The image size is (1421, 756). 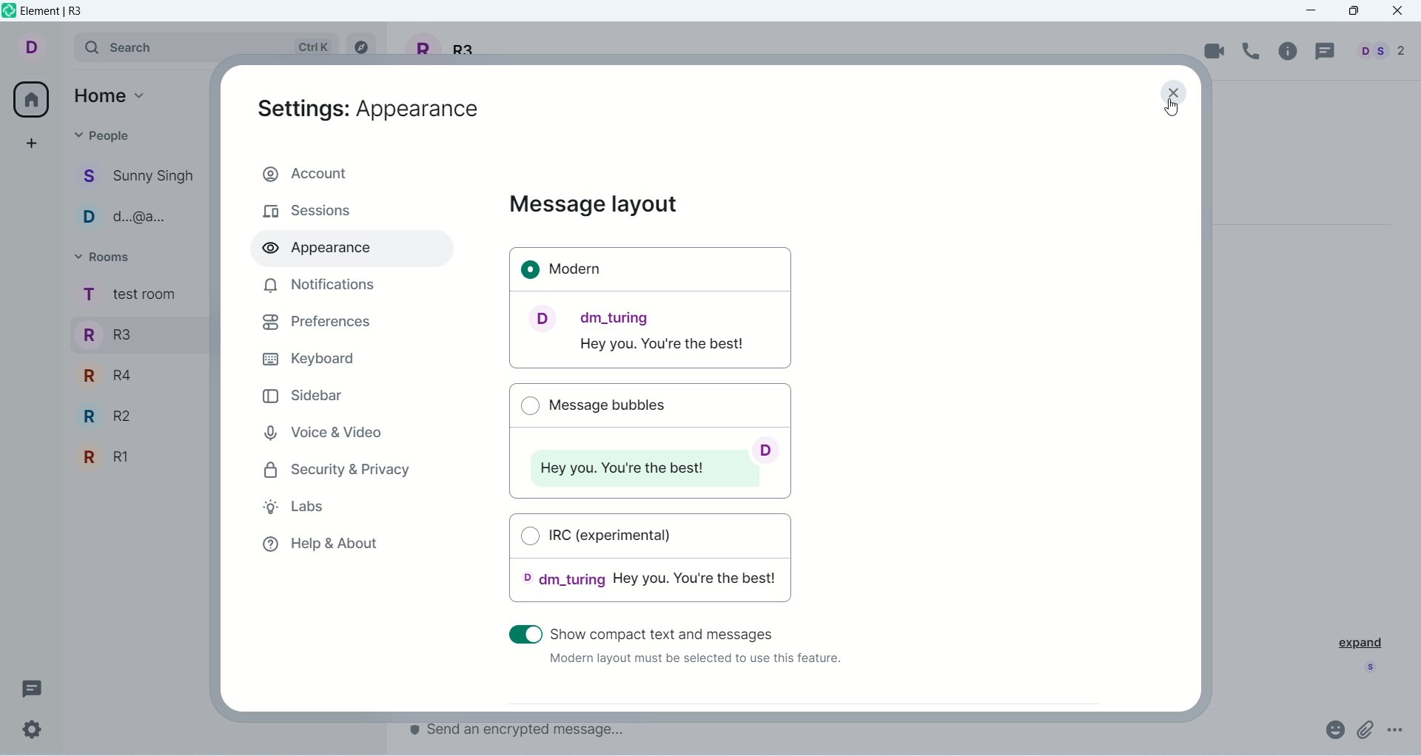 What do you see at coordinates (127, 296) in the screenshot?
I see `rooms` at bounding box center [127, 296].